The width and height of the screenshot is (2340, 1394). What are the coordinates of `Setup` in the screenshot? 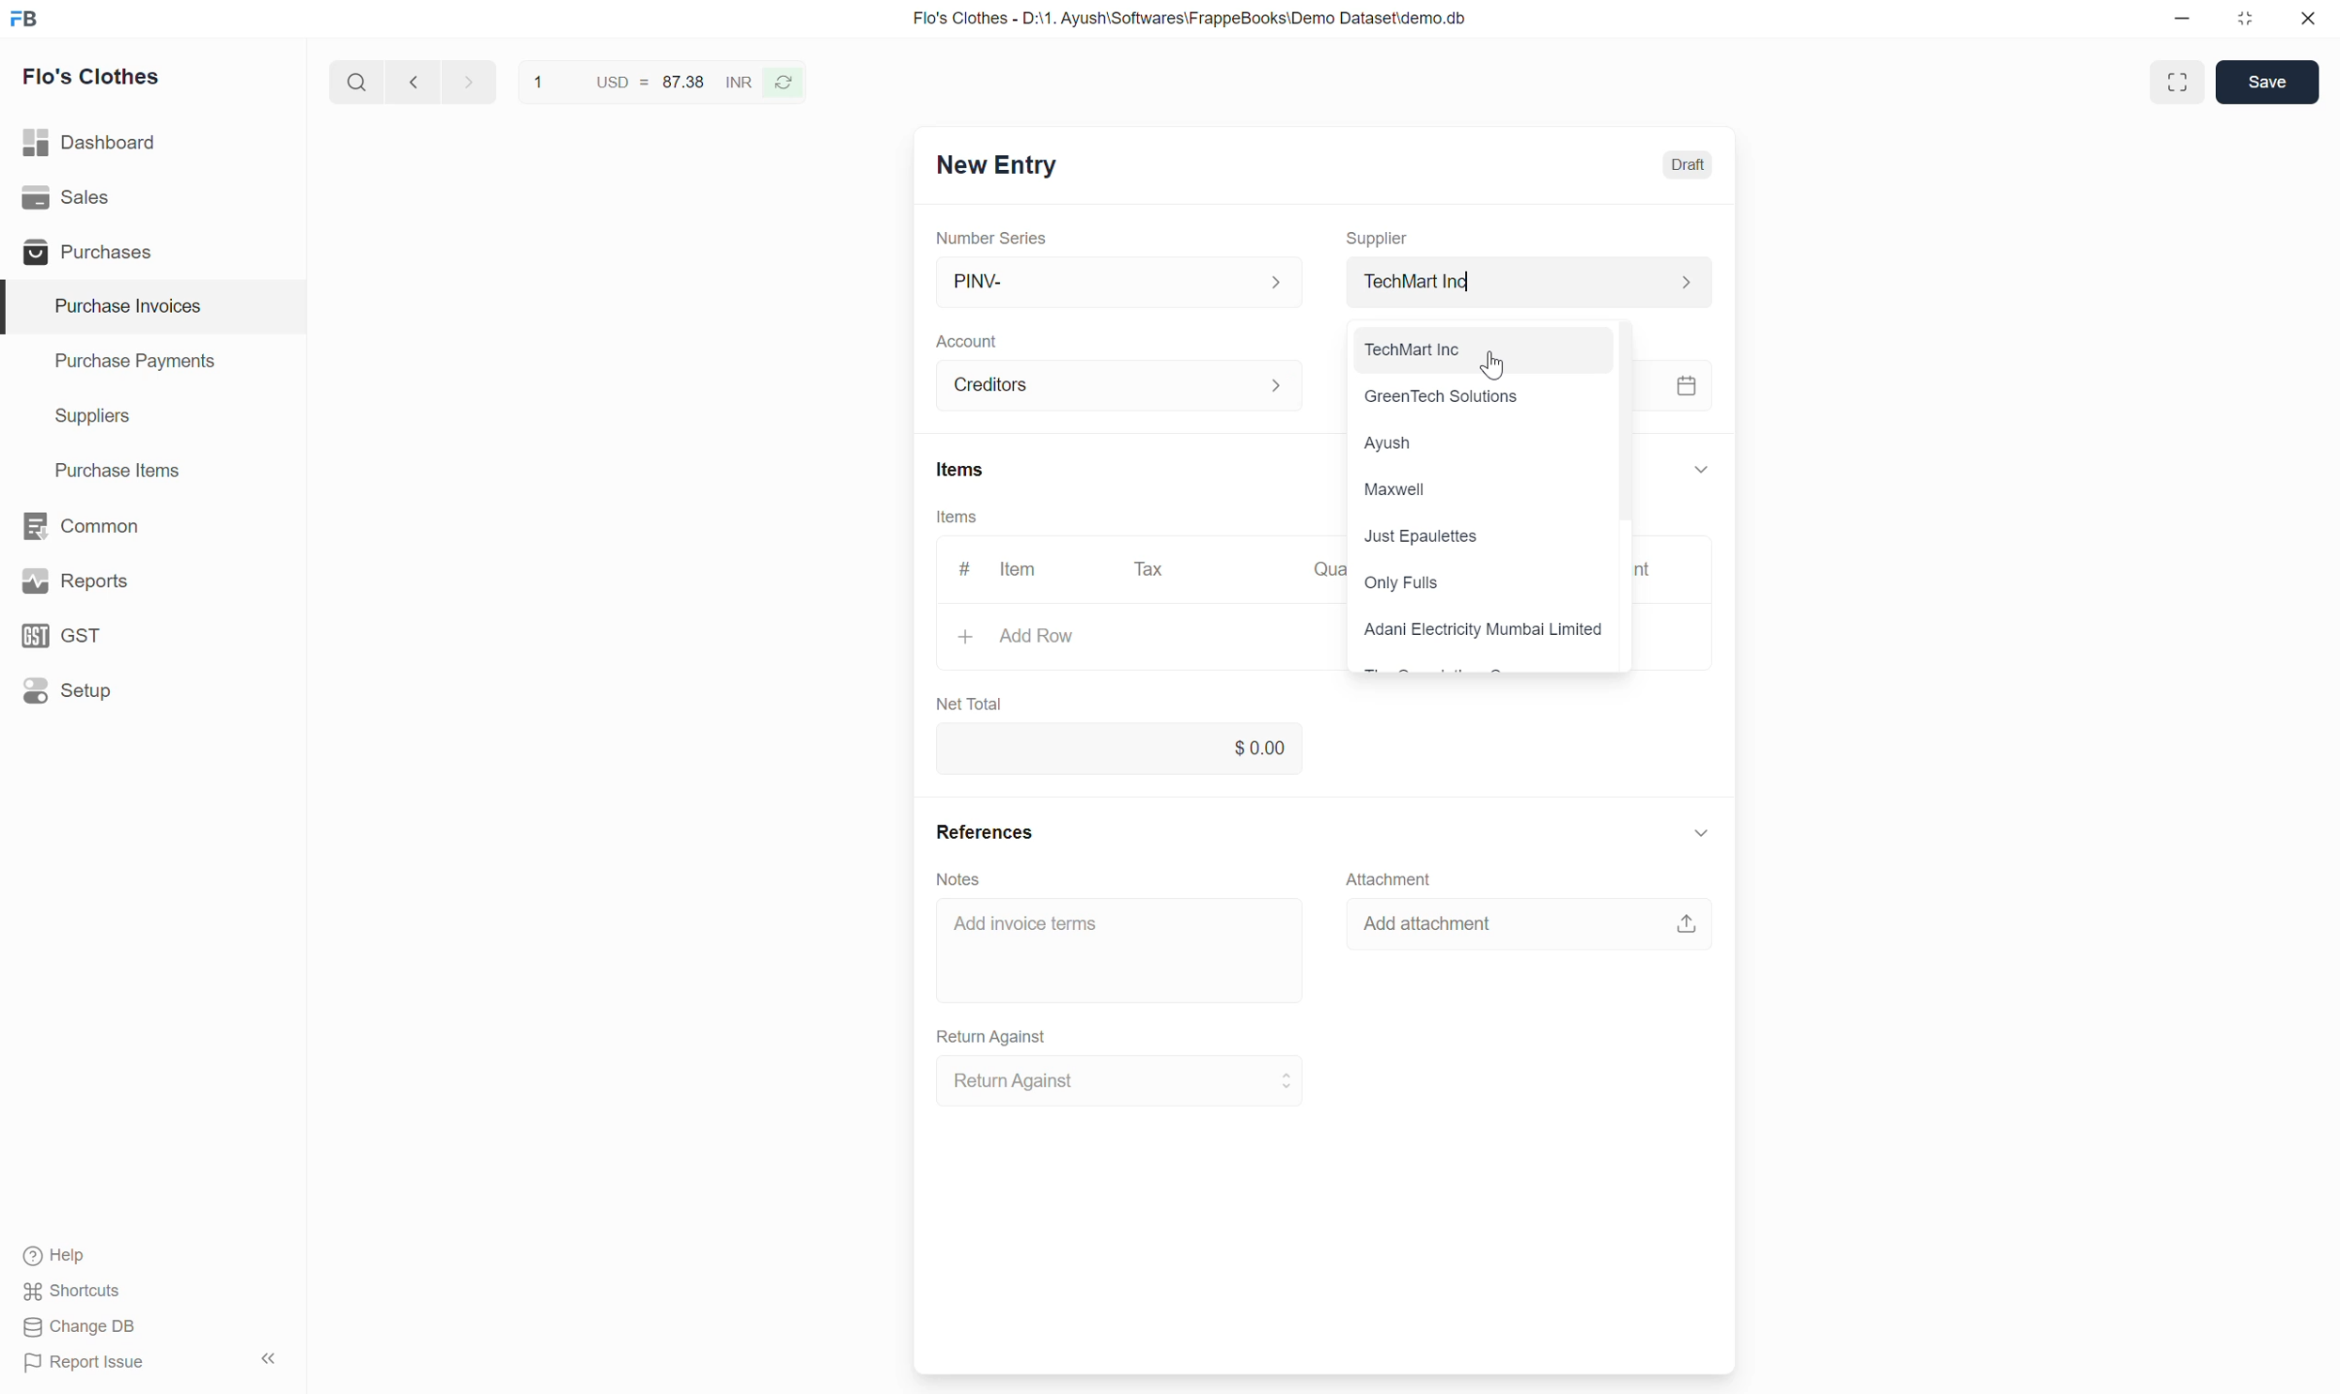 It's located at (69, 692).